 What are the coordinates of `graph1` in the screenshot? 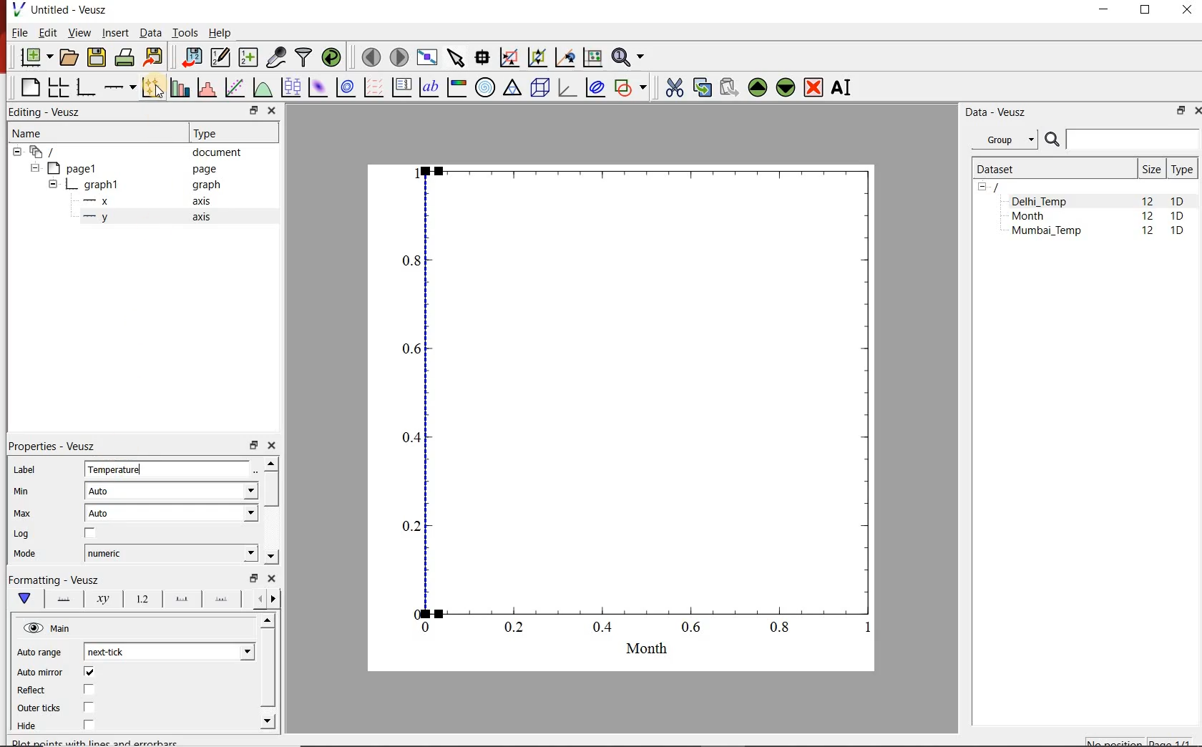 It's located at (637, 408).